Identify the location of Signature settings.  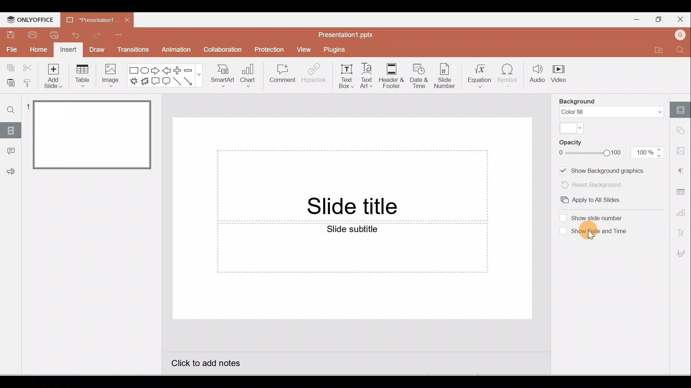
(682, 255).